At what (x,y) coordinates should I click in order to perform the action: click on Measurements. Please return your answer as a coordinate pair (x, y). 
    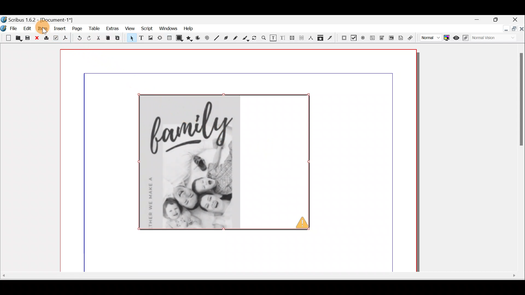
    Looking at the image, I should click on (311, 39).